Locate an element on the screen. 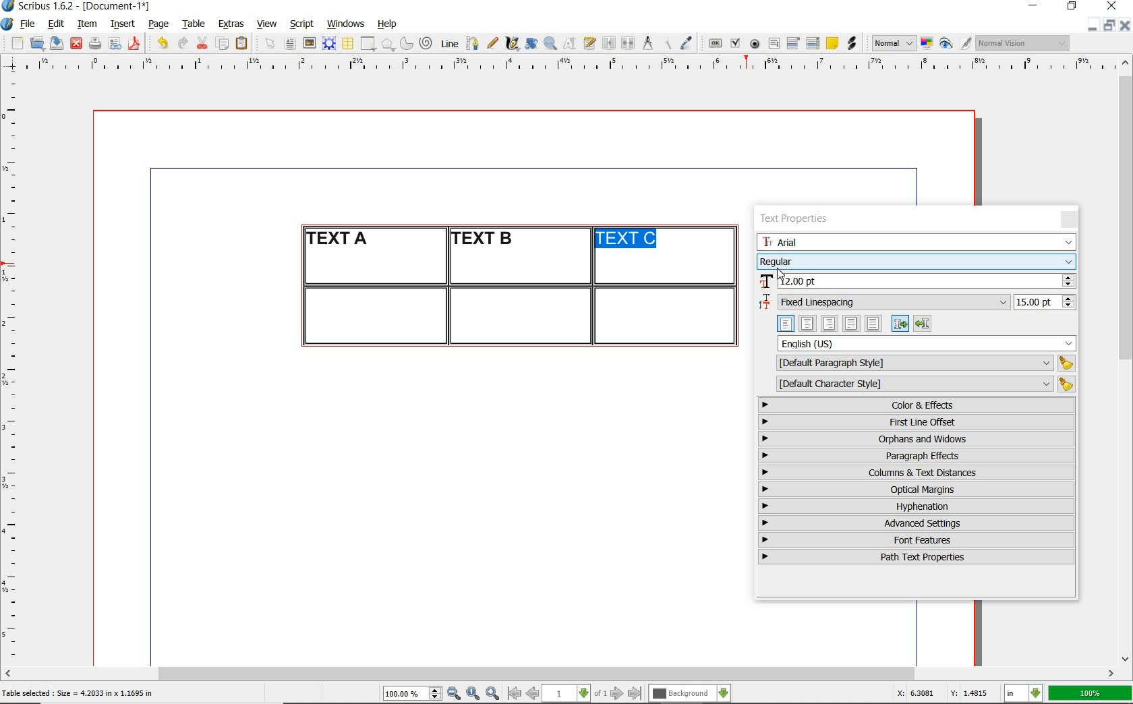 The image size is (1133, 704). restore is located at coordinates (1072, 7).